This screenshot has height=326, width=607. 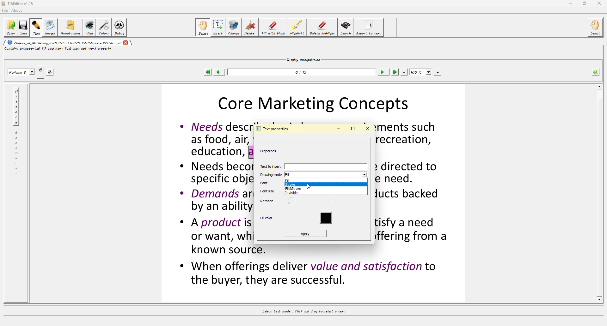 What do you see at coordinates (22, 72) in the screenshot?
I see `revision 2` at bounding box center [22, 72].